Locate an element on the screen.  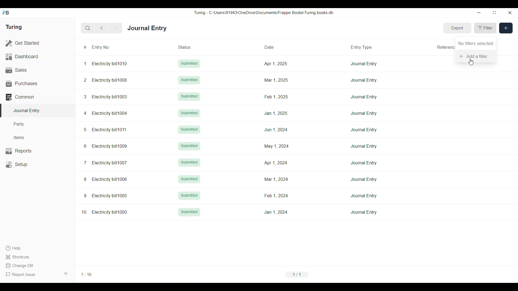
Submitted is located at coordinates (189, 212).